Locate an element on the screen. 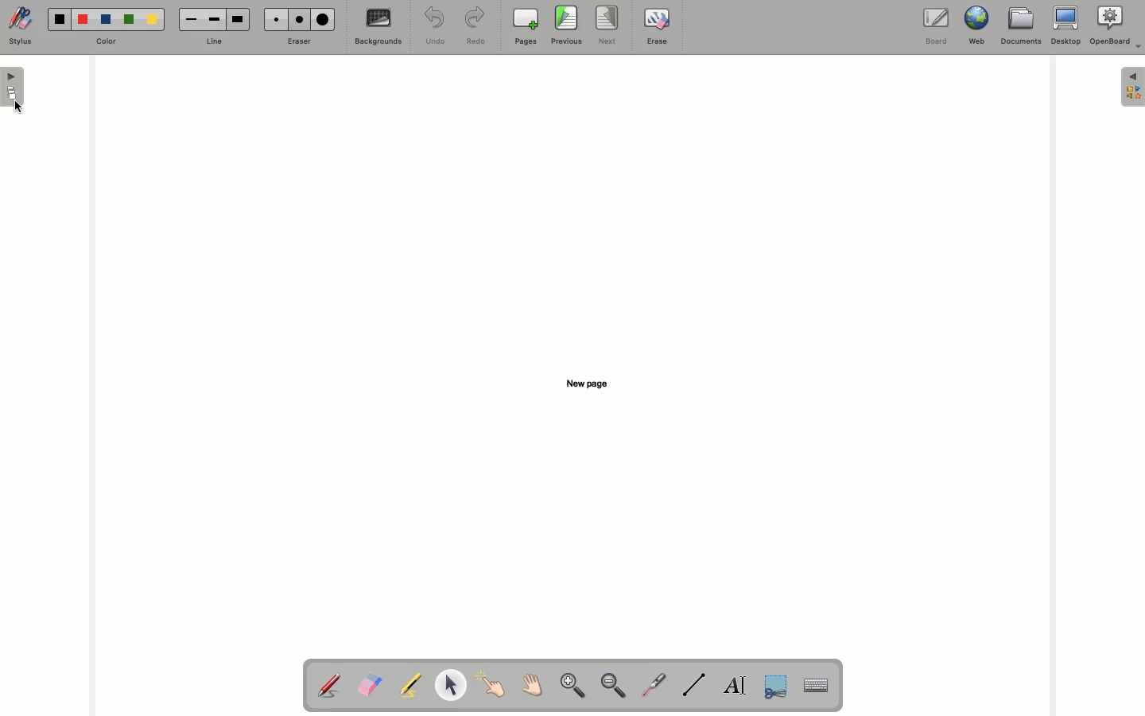 The height and width of the screenshot is (716, 1145). Color 5 is located at coordinates (152, 20).